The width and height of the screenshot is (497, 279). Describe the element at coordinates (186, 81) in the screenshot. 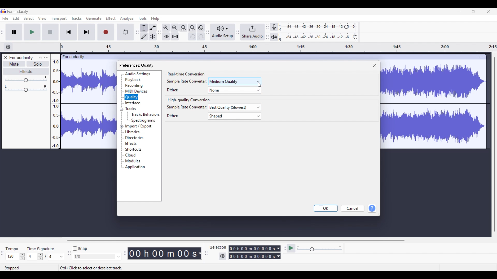

I see `sample rate convertor` at that location.